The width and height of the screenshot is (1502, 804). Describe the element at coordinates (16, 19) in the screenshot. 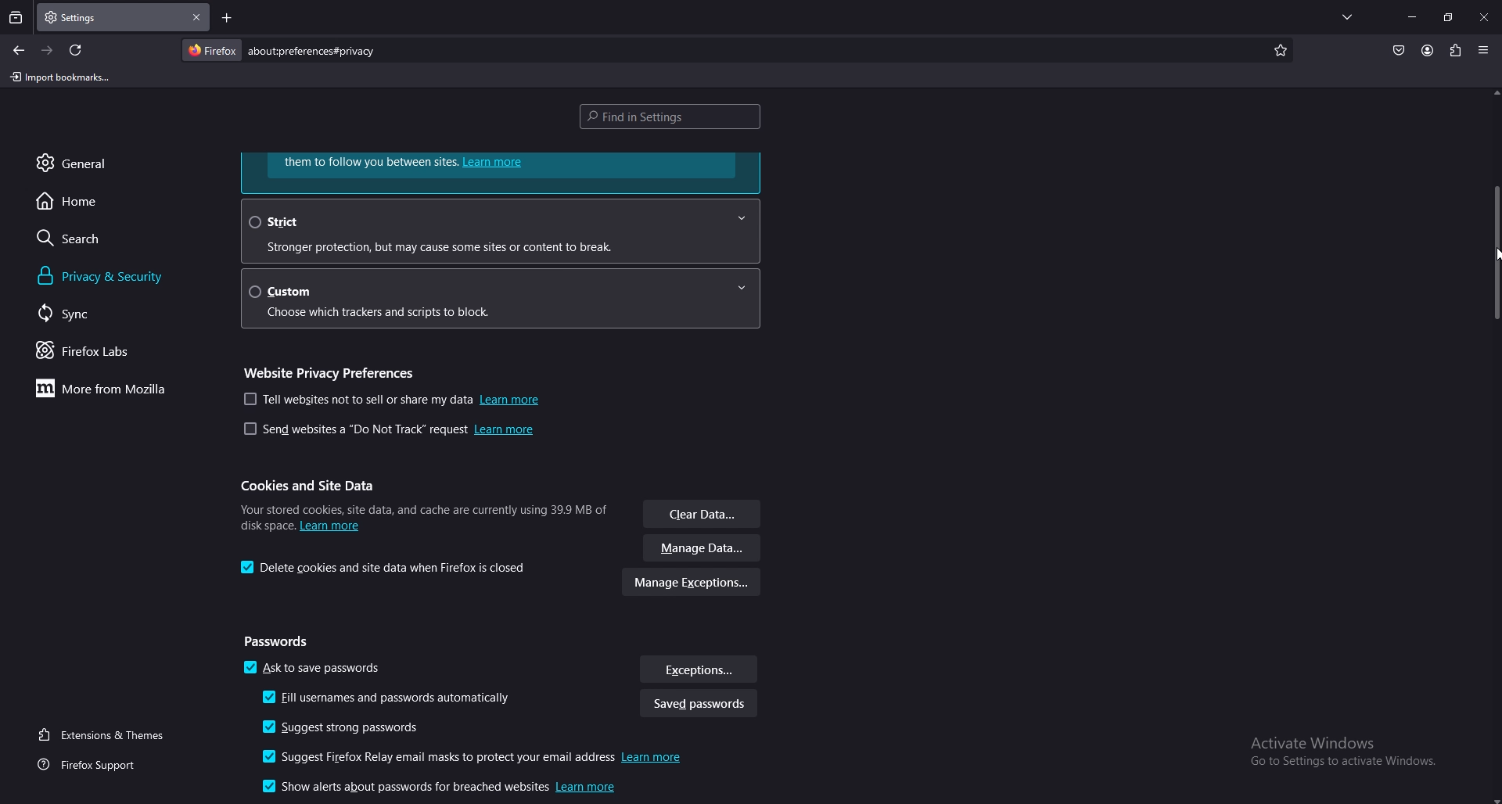

I see `recent browsing` at that location.